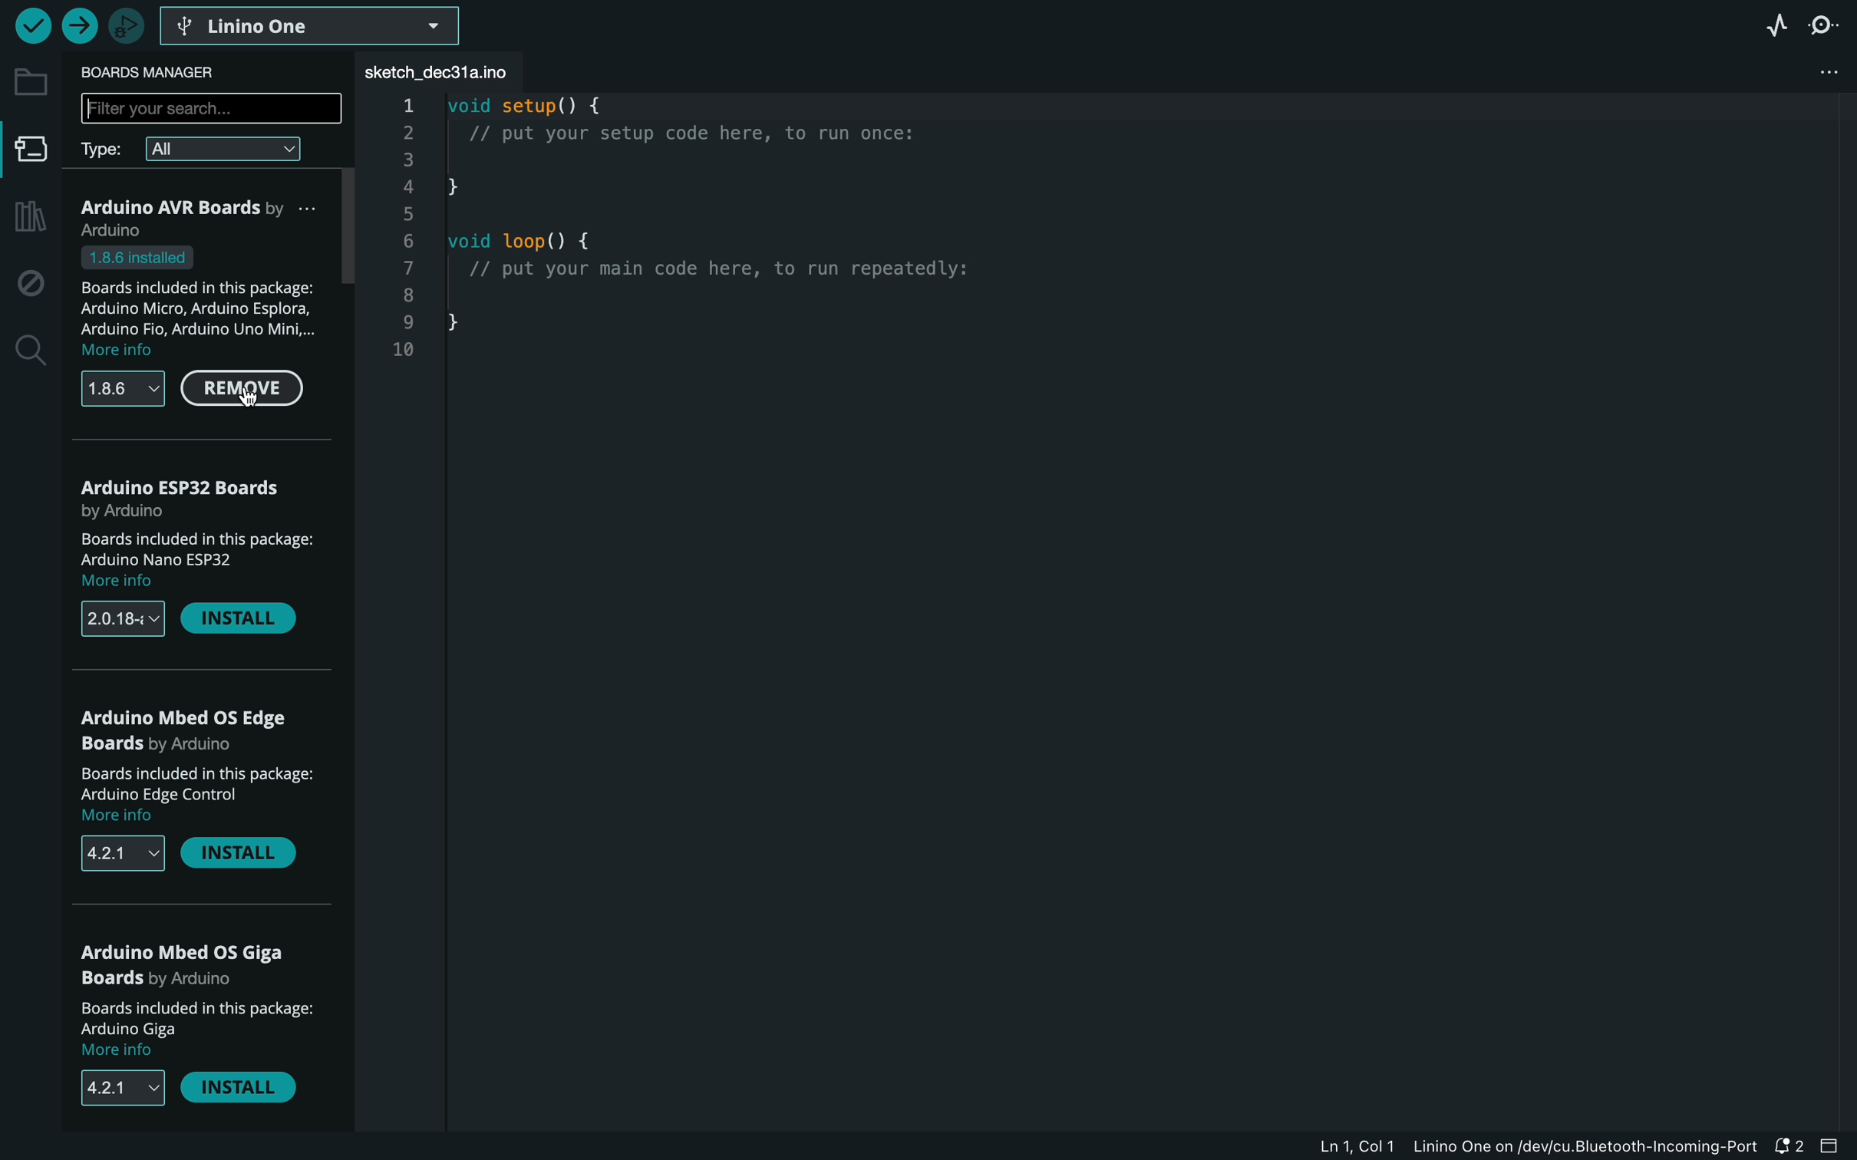  I want to click on remove, so click(246, 390).